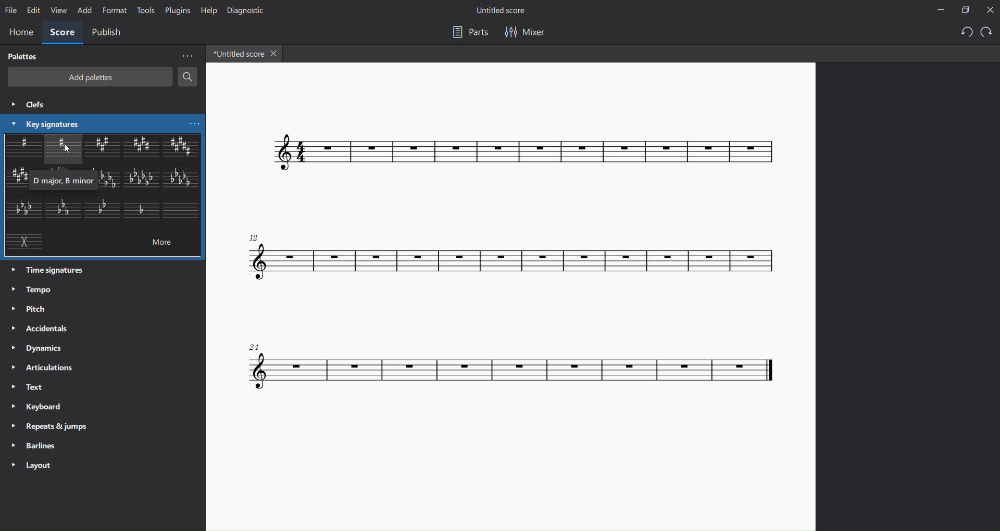 The height and width of the screenshot is (531, 1000). What do you see at coordinates (61, 32) in the screenshot?
I see `score` at bounding box center [61, 32].